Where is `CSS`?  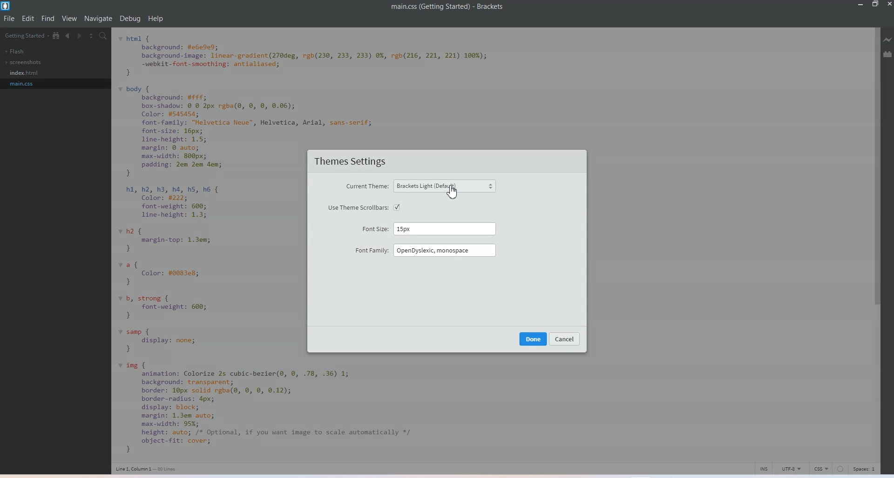 CSS is located at coordinates (821, 468).